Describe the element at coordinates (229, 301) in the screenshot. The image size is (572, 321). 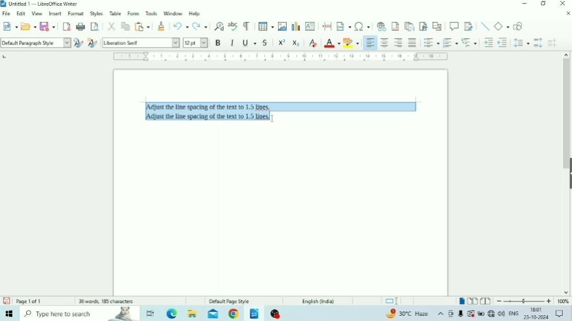
I see `Default Page Style` at that location.